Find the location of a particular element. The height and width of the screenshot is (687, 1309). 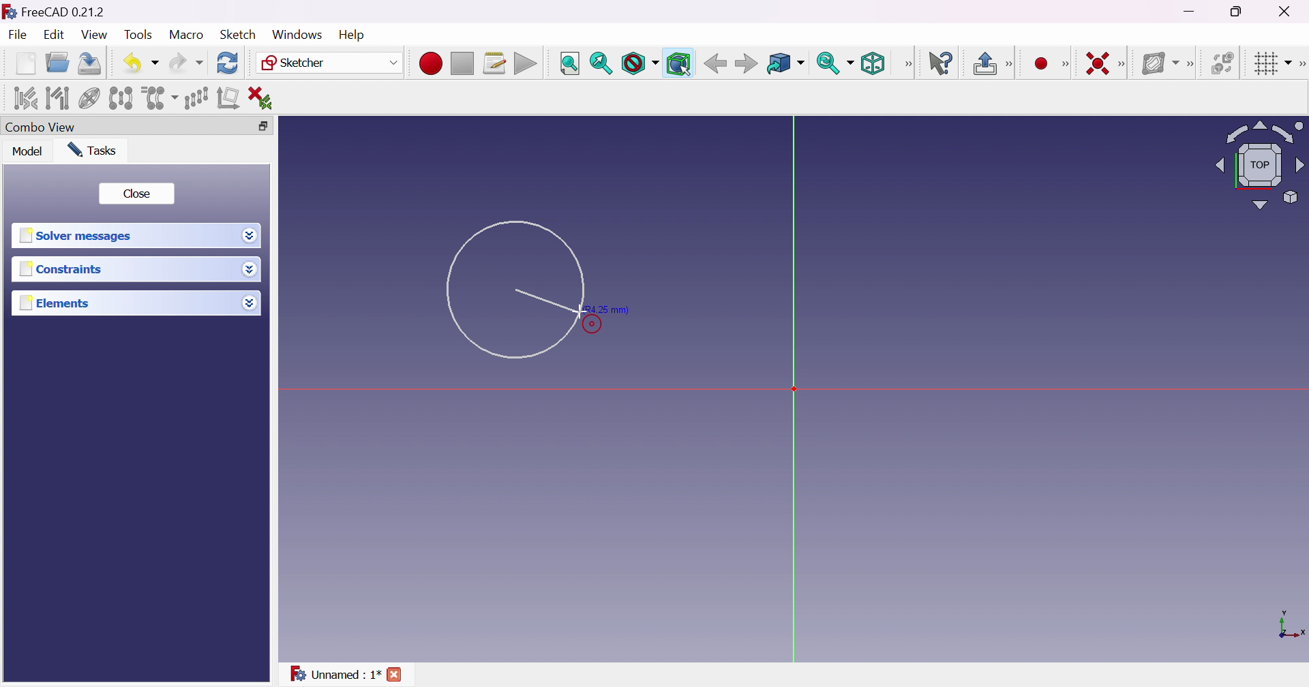

cursor is located at coordinates (577, 311).